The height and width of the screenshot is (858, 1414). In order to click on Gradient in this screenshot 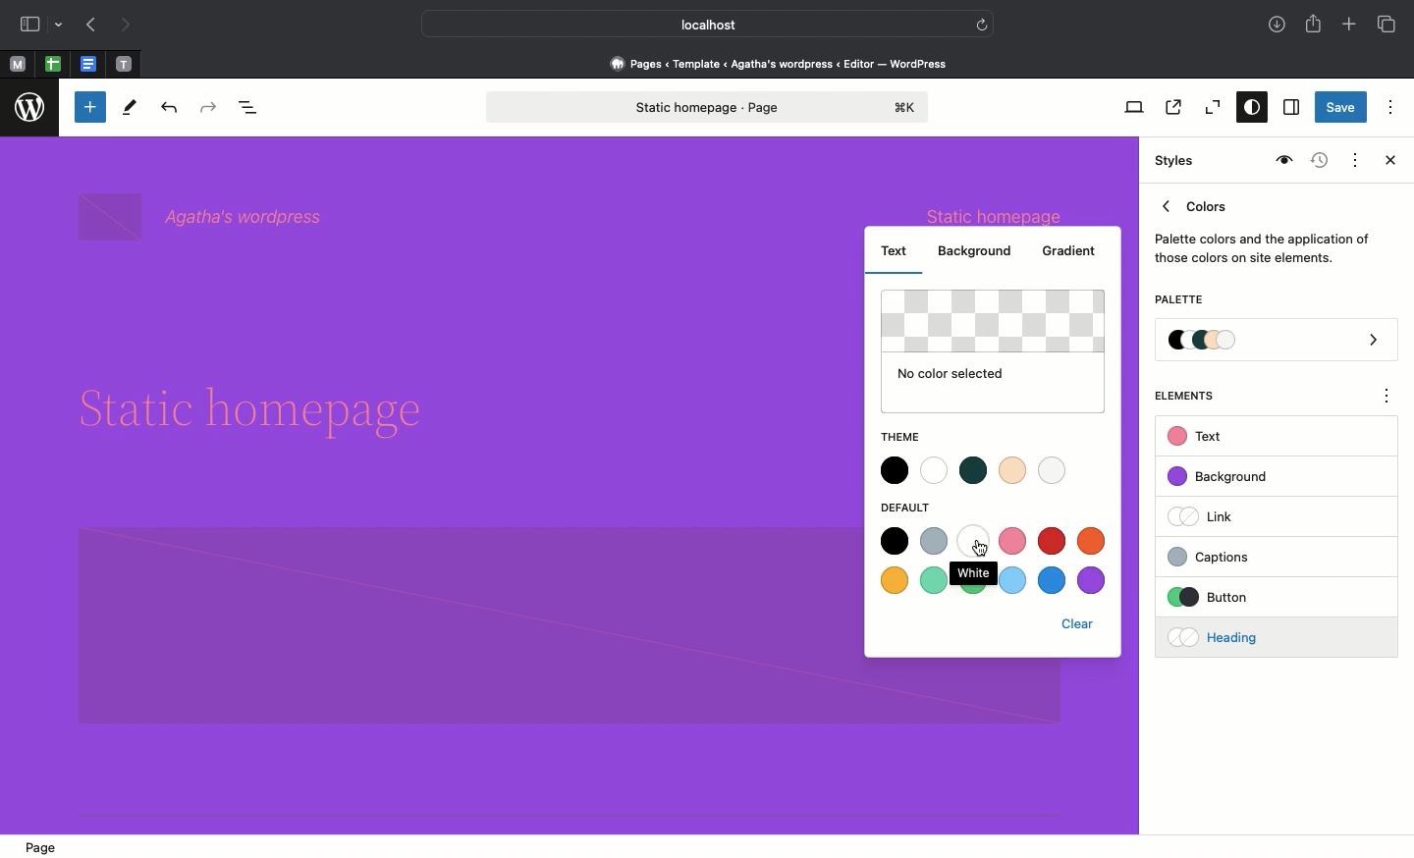, I will do `click(1068, 252)`.